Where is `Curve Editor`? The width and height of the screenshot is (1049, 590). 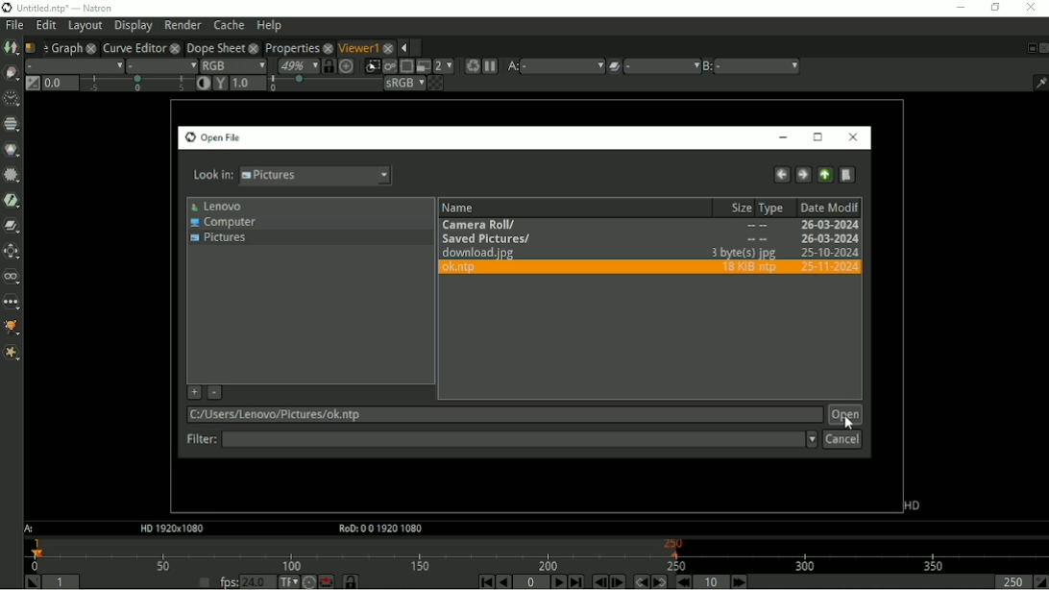 Curve Editor is located at coordinates (133, 46).